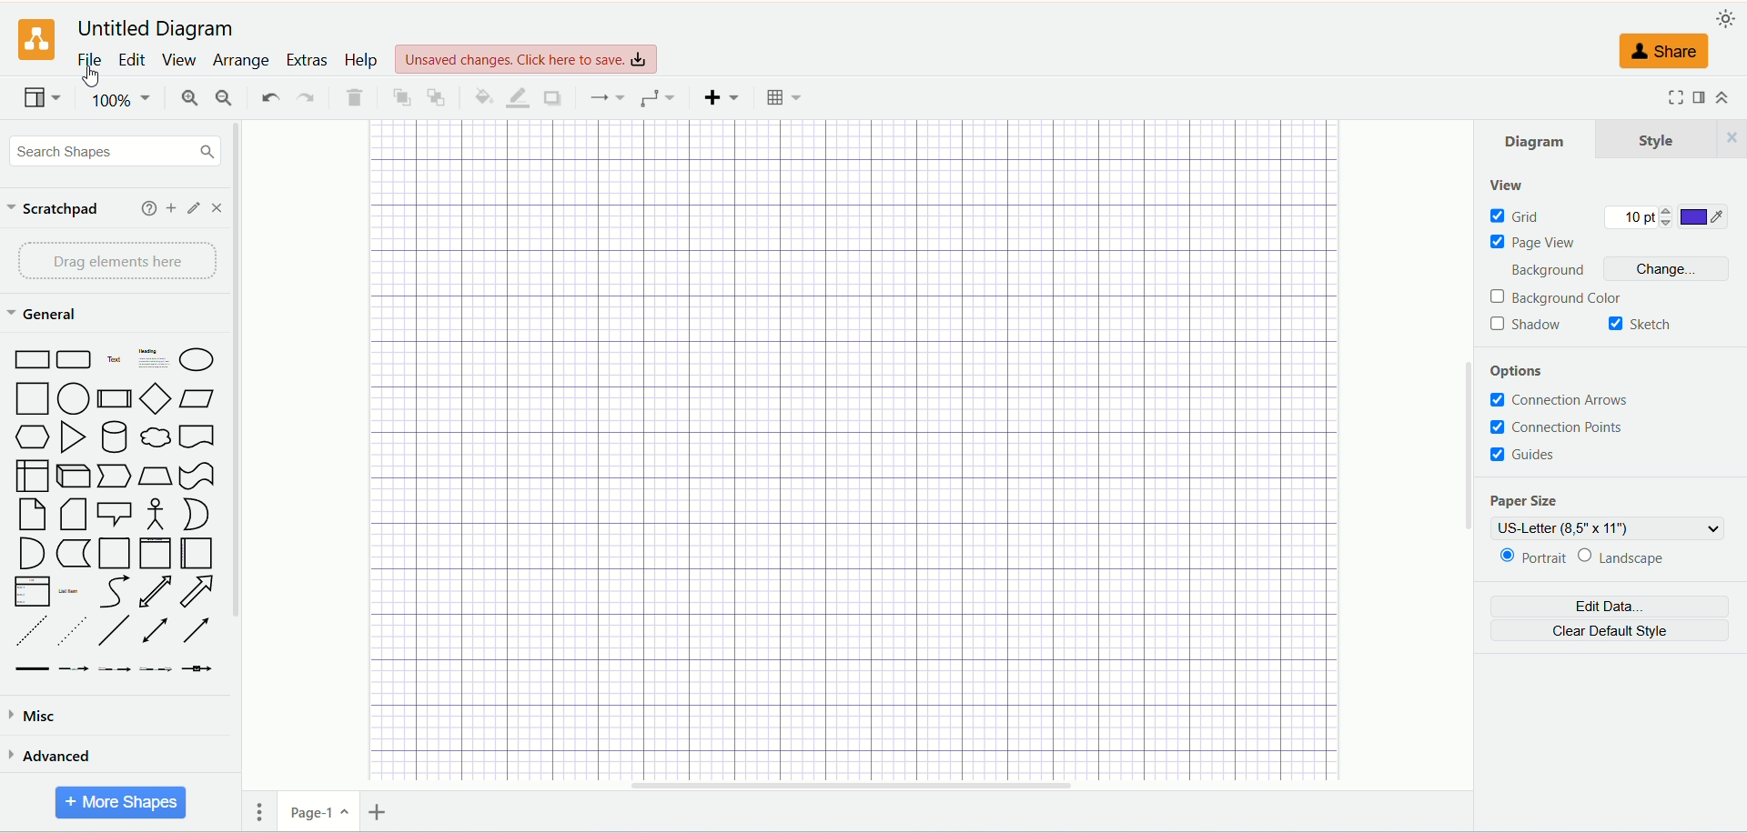  Describe the element at coordinates (1672, 271) in the screenshot. I see `change` at that location.